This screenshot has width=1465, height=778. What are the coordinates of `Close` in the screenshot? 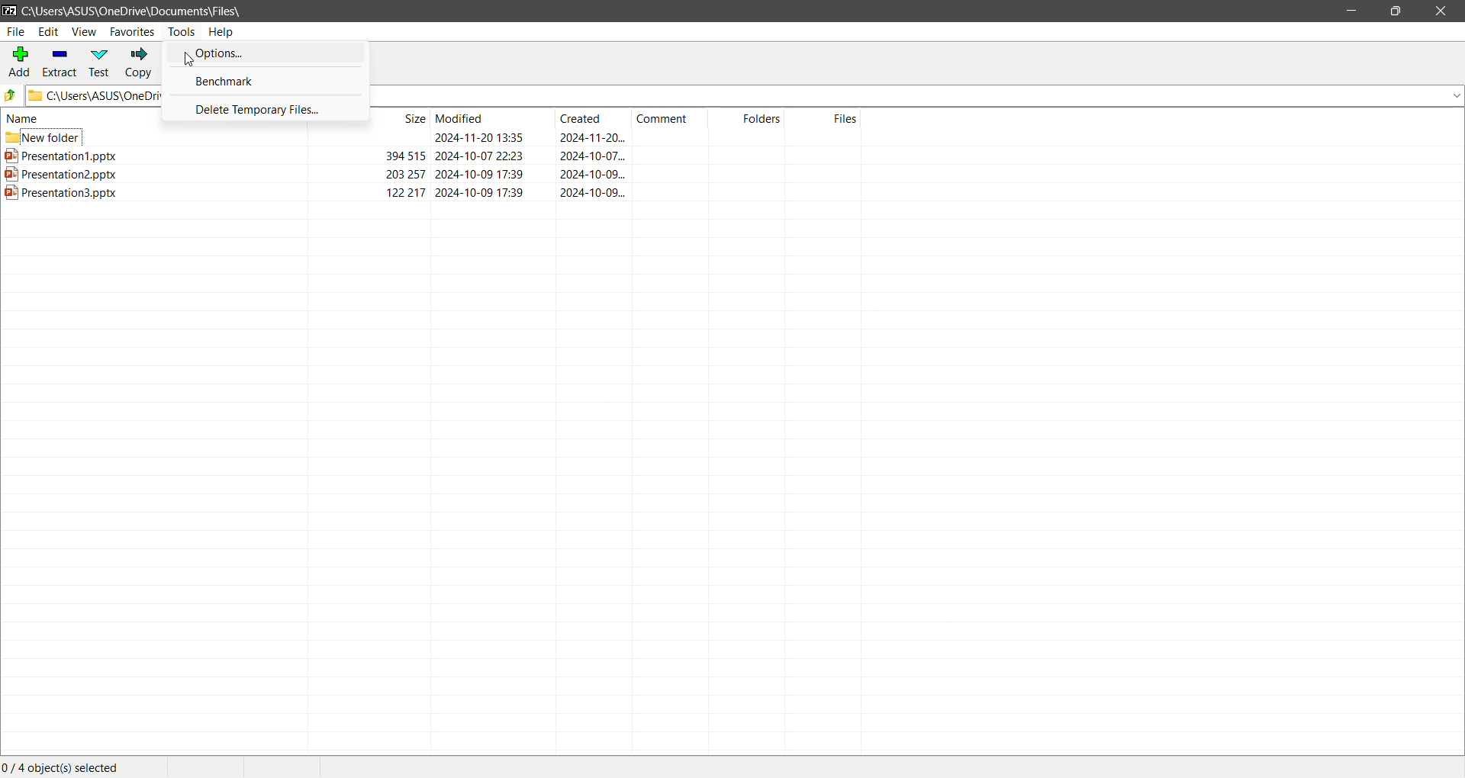 It's located at (1439, 11).